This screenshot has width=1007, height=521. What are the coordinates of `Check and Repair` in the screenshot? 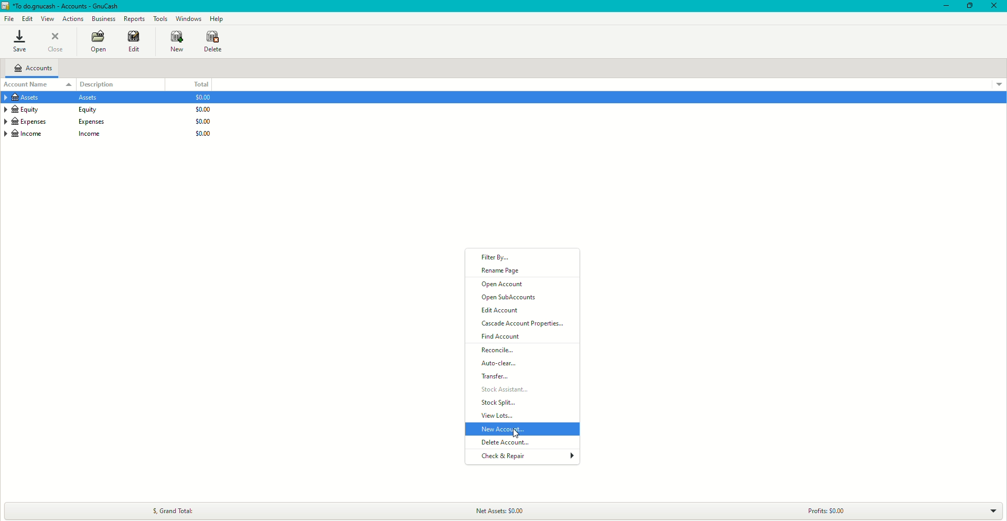 It's located at (501, 458).